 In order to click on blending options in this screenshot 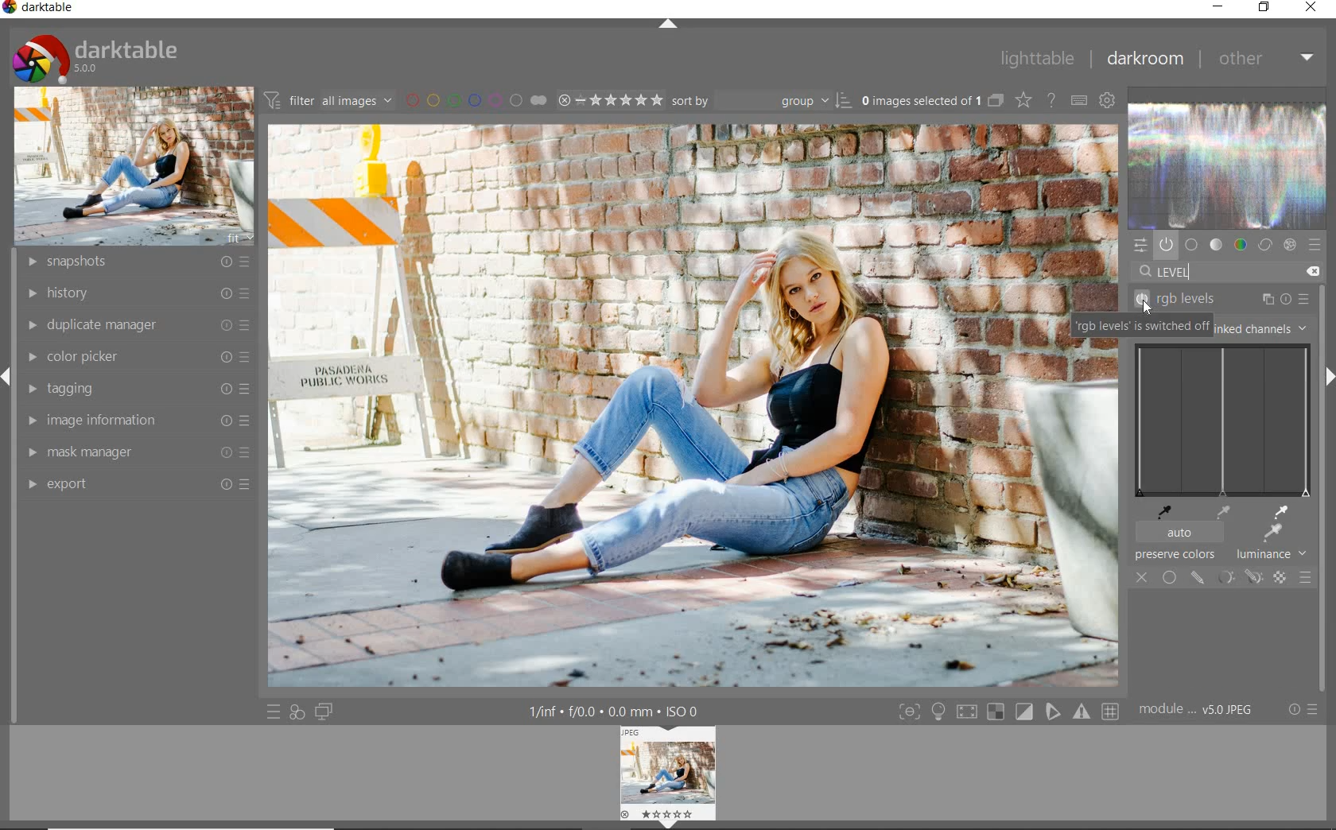, I will do `click(1305, 576)`.